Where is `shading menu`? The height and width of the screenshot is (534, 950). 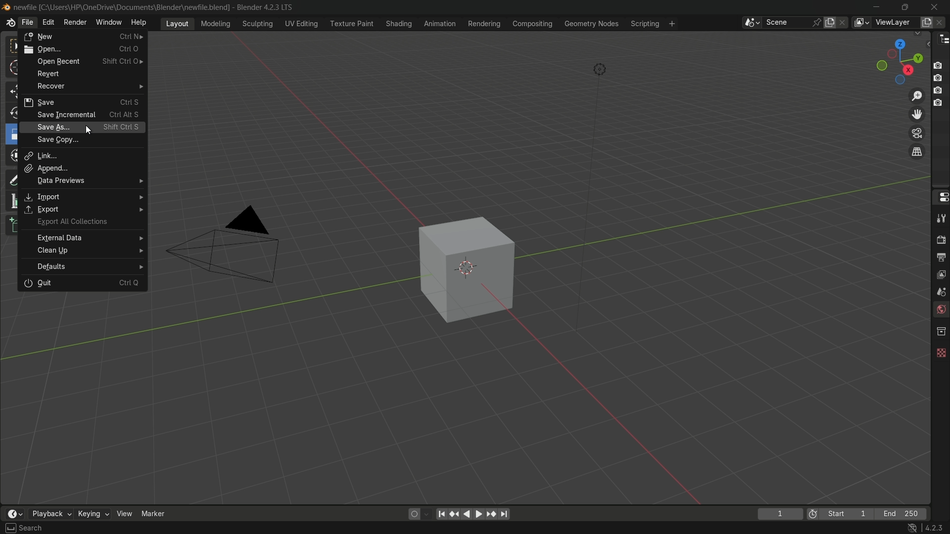
shading menu is located at coordinates (397, 23).